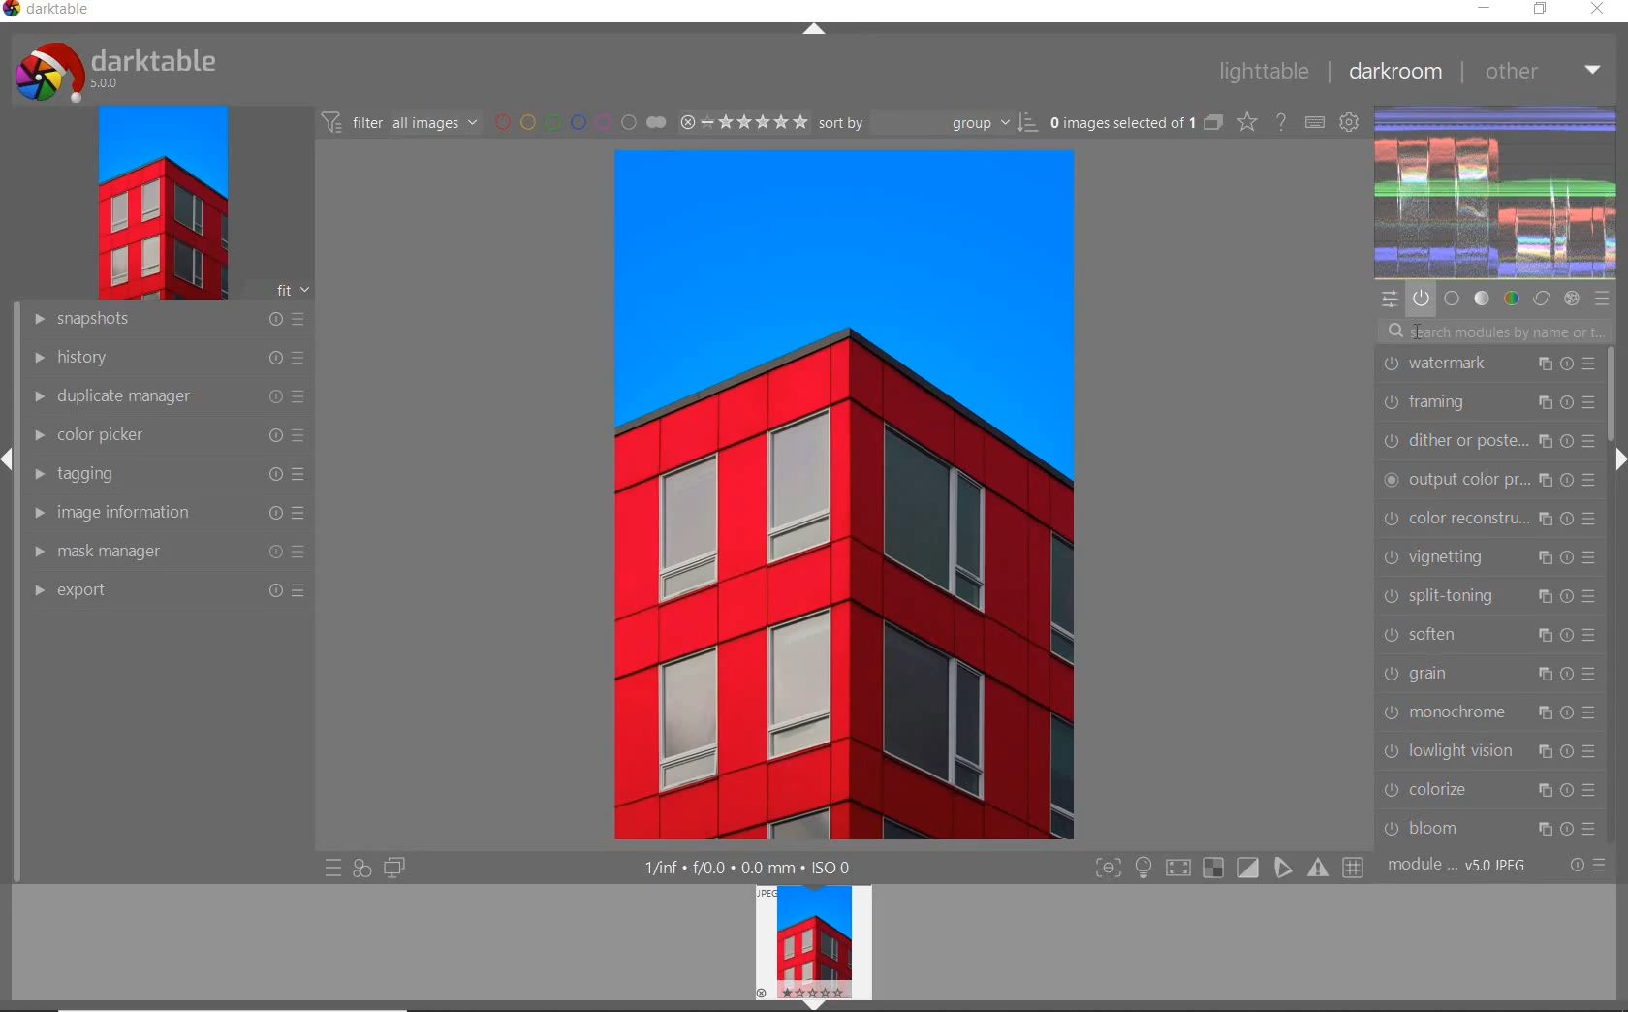 This screenshot has height=1012, width=1628. Describe the element at coordinates (1421, 298) in the screenshot. I see `show only active modules` at that location.